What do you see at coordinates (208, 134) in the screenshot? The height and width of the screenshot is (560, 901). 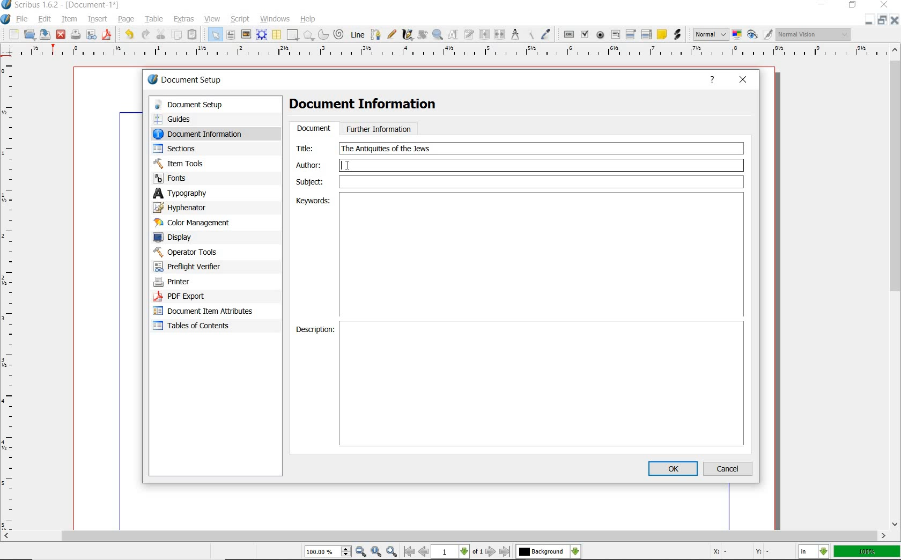 I see `document information` at bounding box center [208, 134].